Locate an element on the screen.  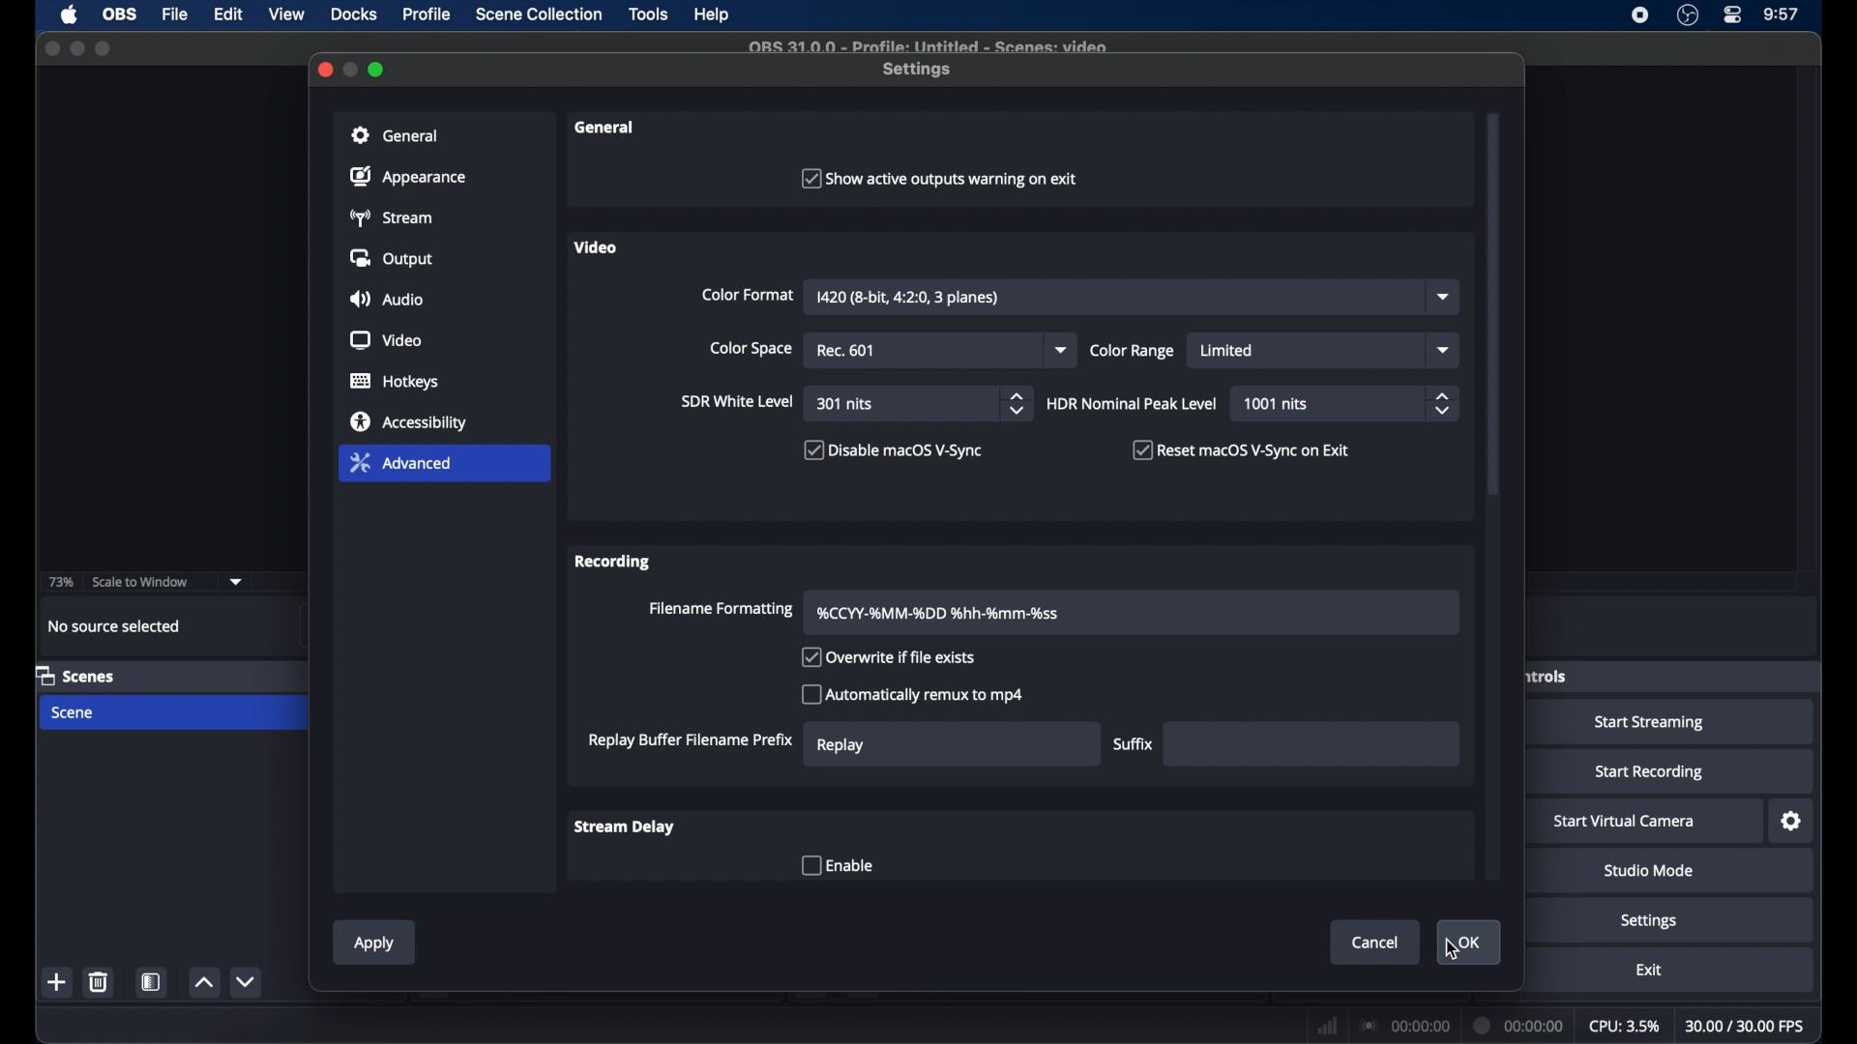
filename formatting is located at coordinates (723, 609).